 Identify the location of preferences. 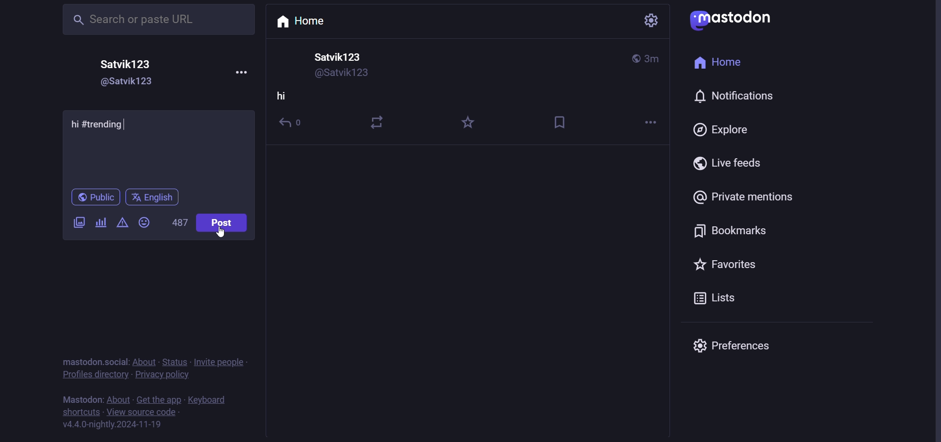
(732, 344).